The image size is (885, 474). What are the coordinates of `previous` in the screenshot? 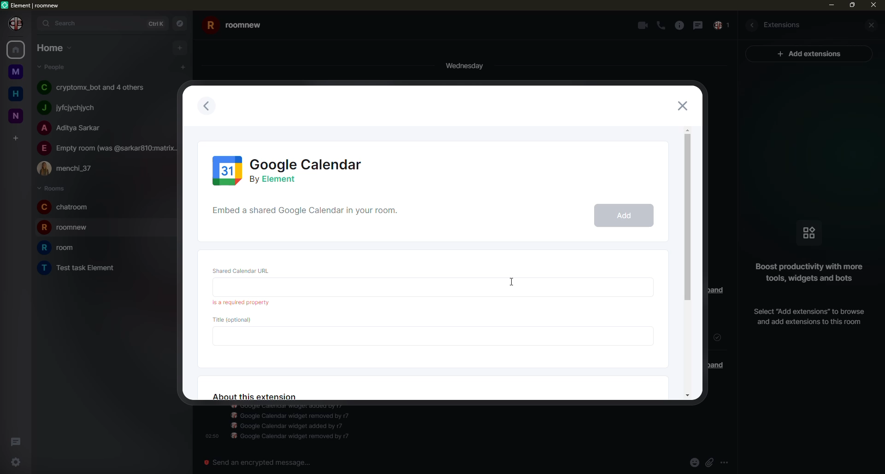 It's located at (209, 107).